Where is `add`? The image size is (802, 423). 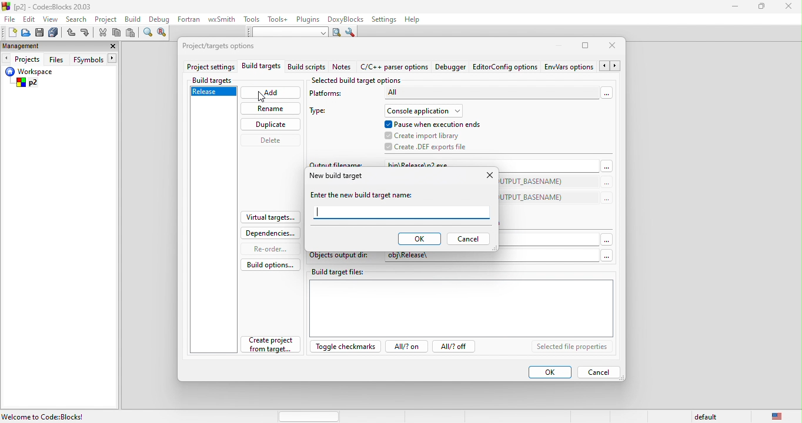 add is located at coordinates (272, 93).